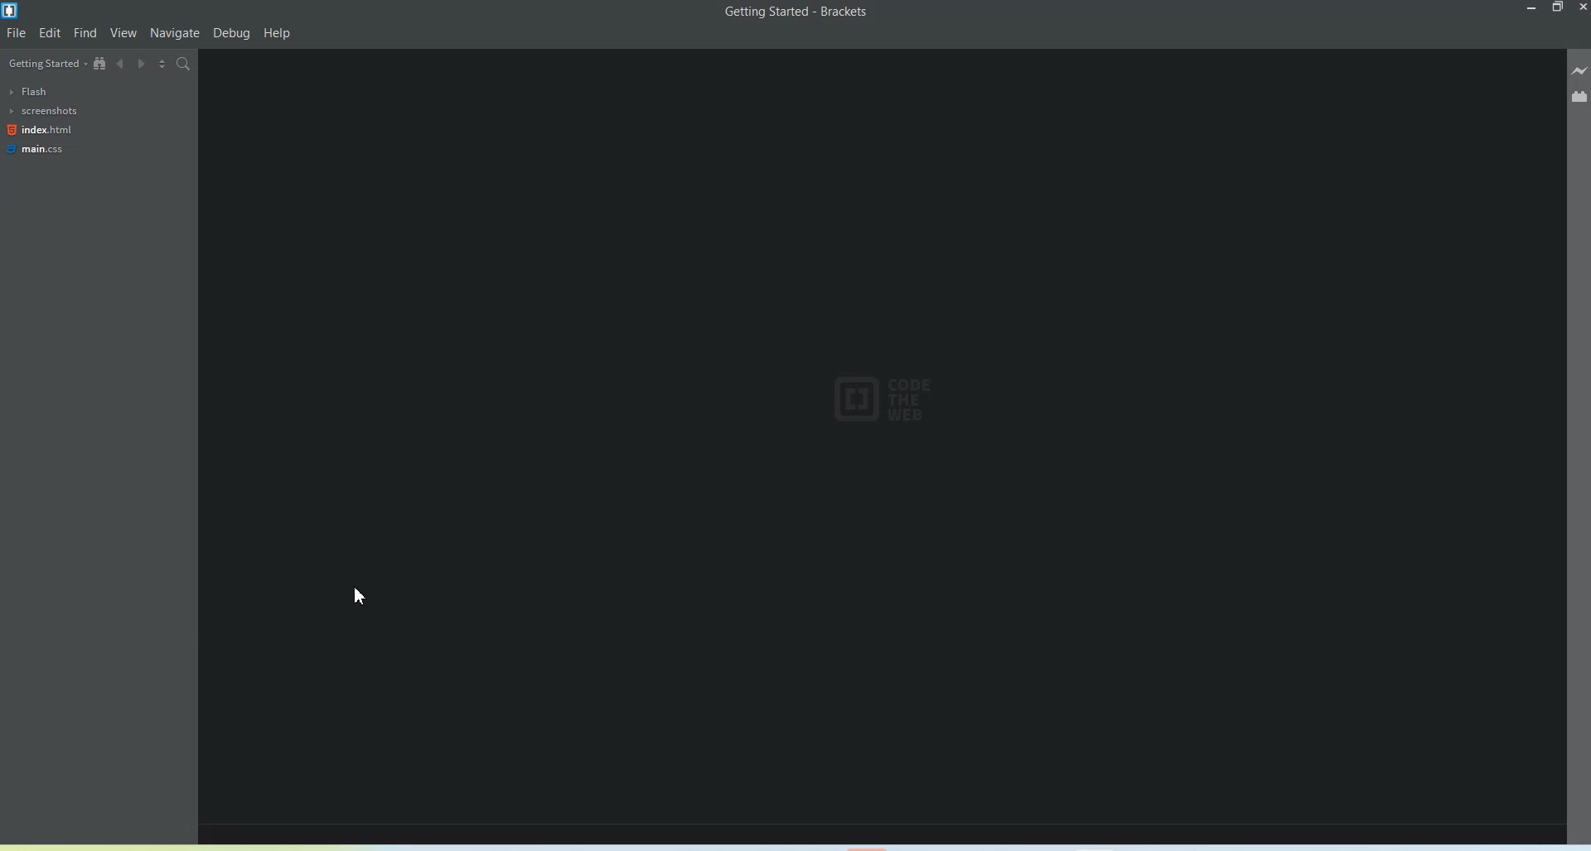 This screenshot has height=851, width=1591. Describe the element at coordinates (887, 399) in the screenshot. I see `Code the Web` at that location.